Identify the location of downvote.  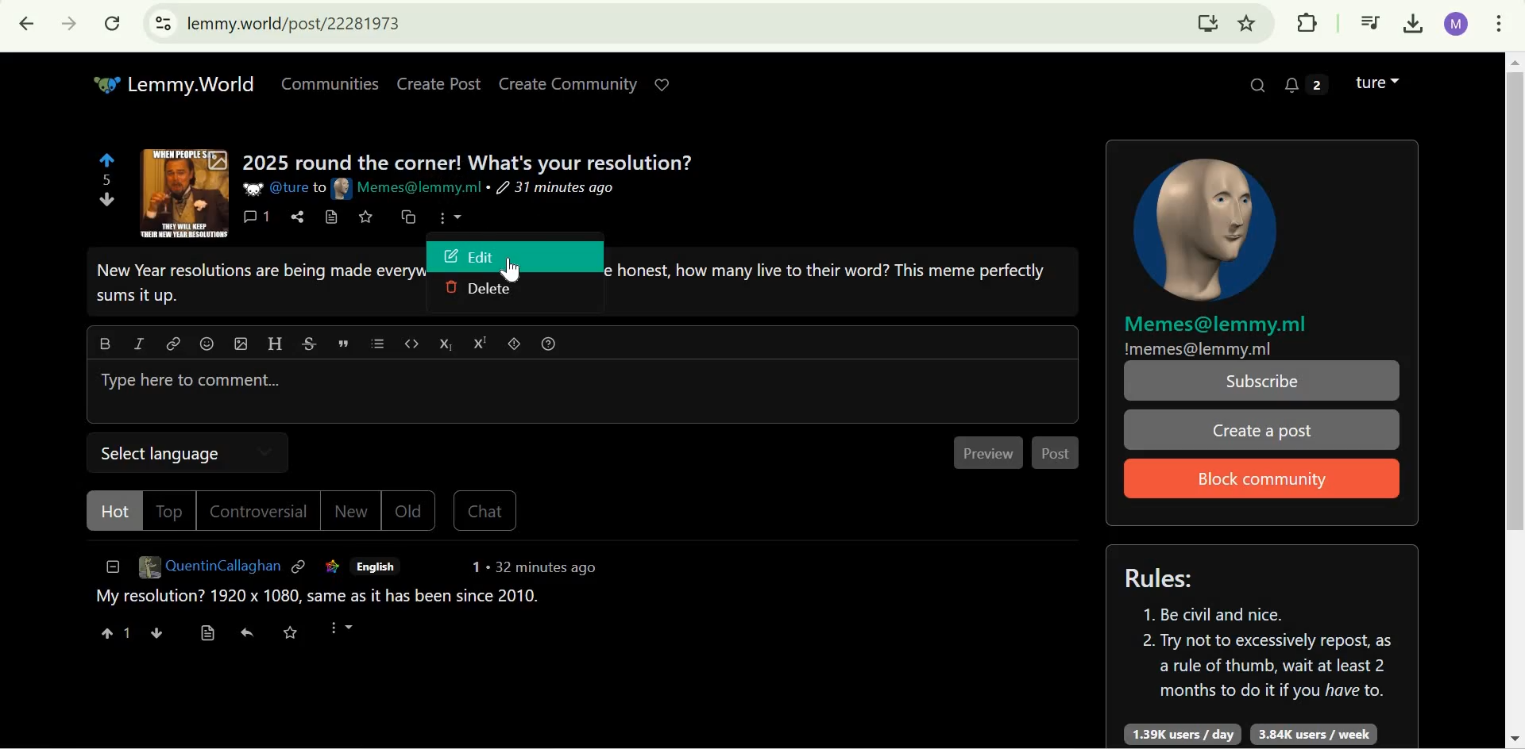
(157, 632).